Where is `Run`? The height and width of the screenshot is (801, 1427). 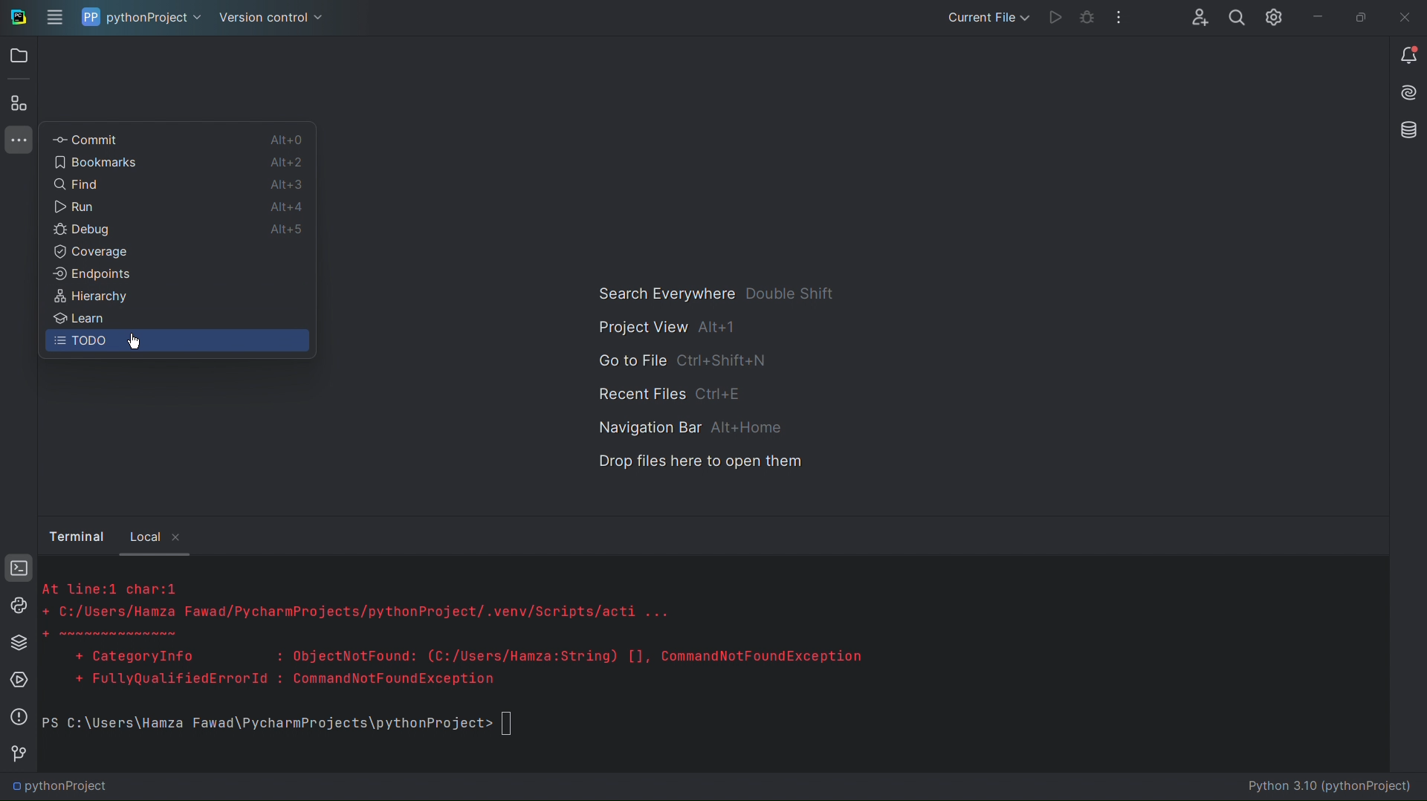 Run is located at coordinates (1055, 16).